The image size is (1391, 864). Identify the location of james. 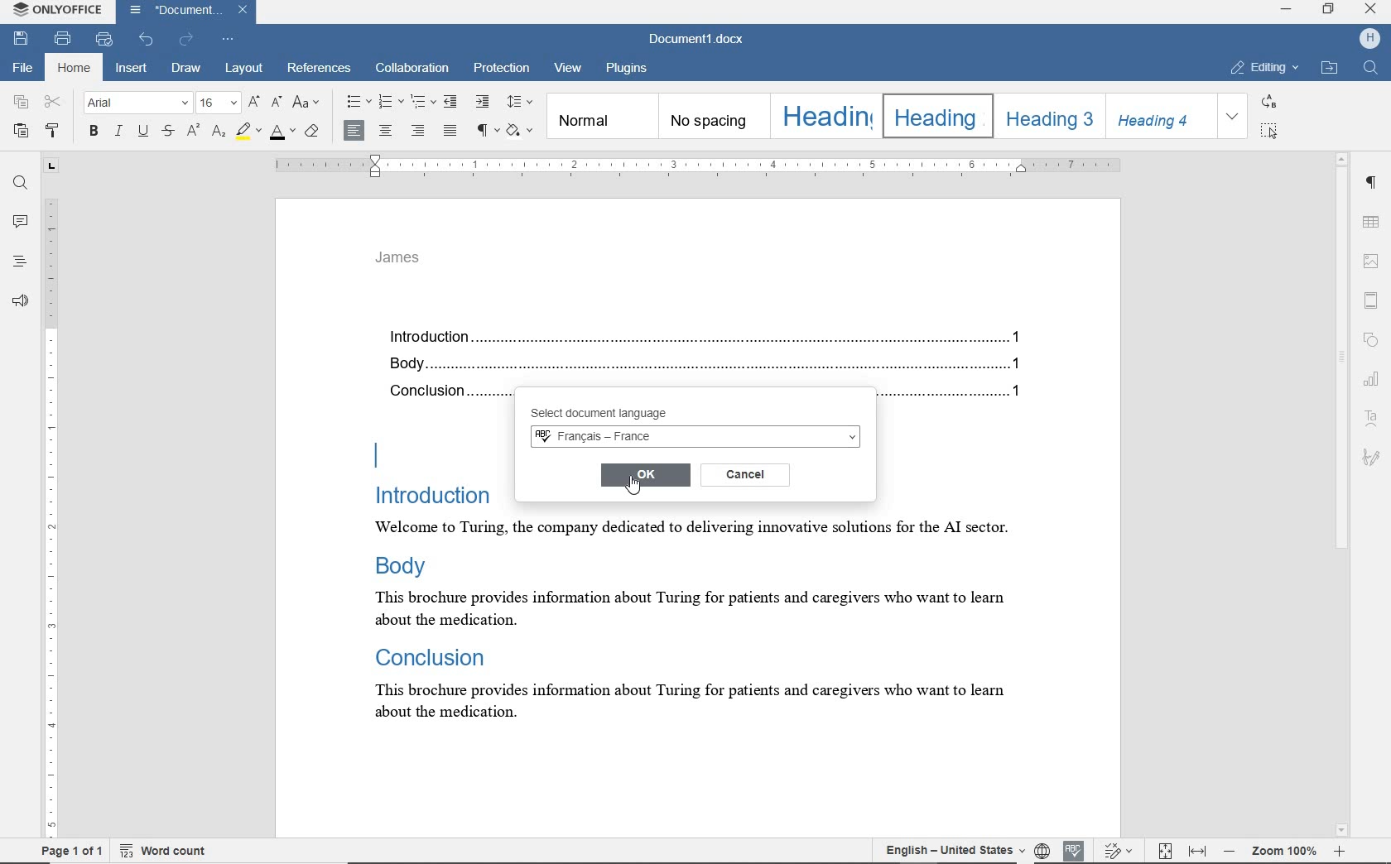
(398, 258).